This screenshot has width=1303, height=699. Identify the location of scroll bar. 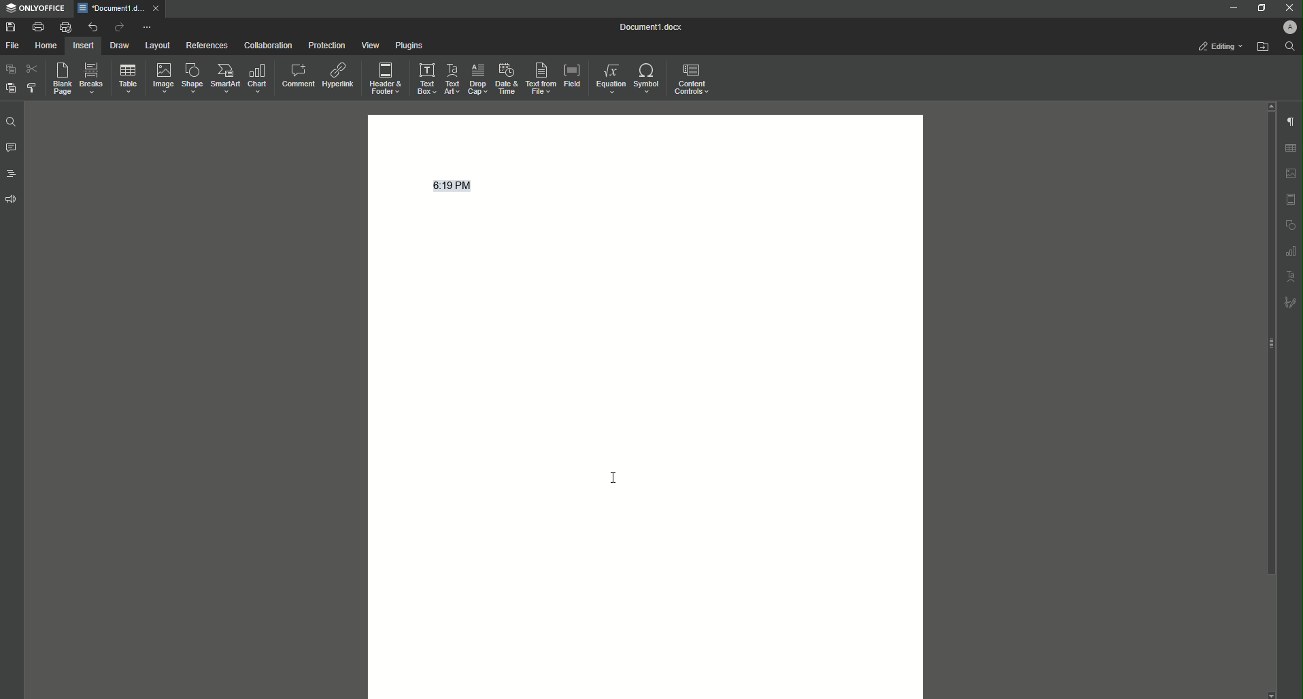
(1268, 344).